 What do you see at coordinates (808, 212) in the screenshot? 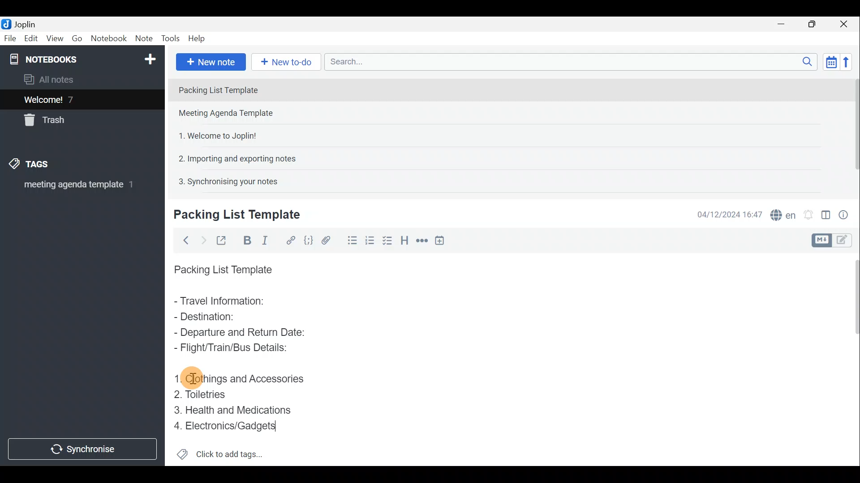
I see `Set alarm` at bounding box center [808, 212].